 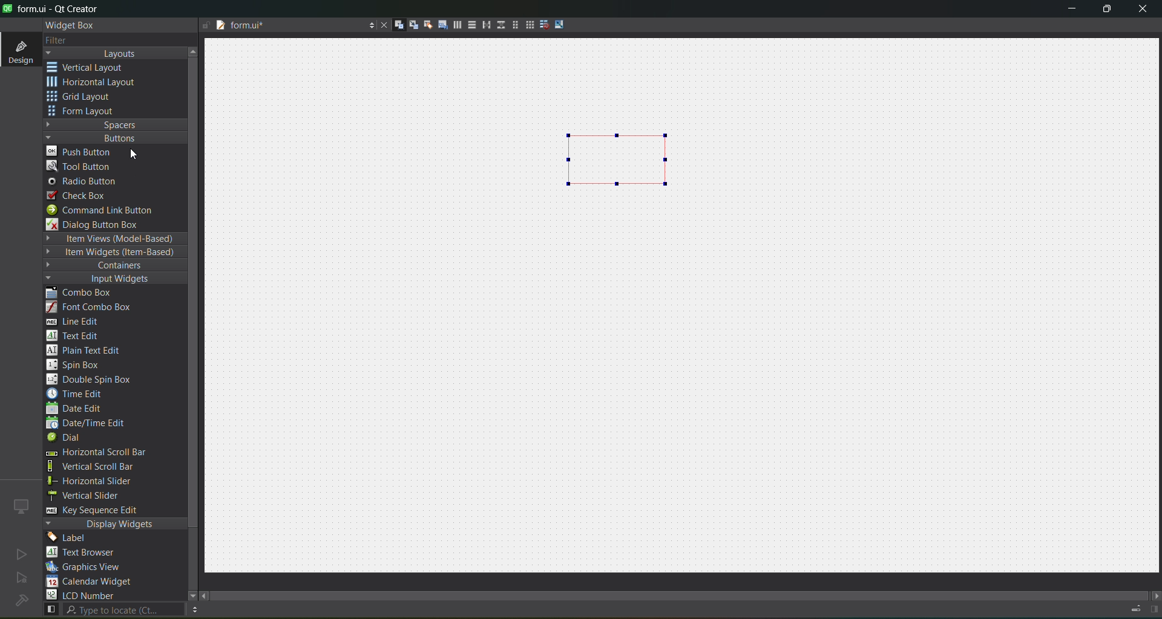 I want to click on time edit, so click(x=79, y=394).